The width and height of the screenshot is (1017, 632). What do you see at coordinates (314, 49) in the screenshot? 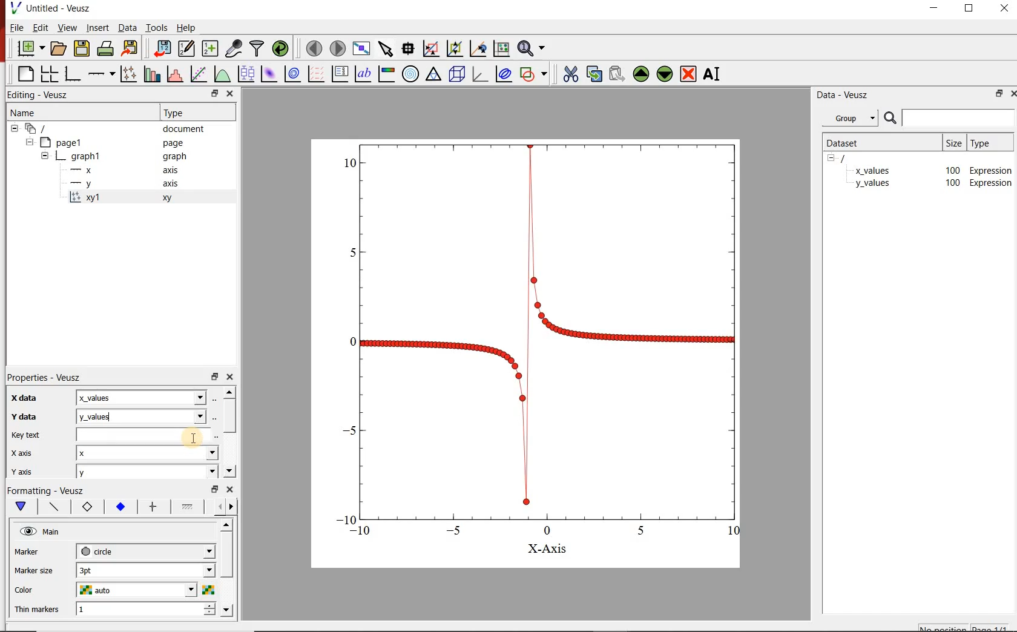
I see `move to previous page` at bounding box center [314, 49].